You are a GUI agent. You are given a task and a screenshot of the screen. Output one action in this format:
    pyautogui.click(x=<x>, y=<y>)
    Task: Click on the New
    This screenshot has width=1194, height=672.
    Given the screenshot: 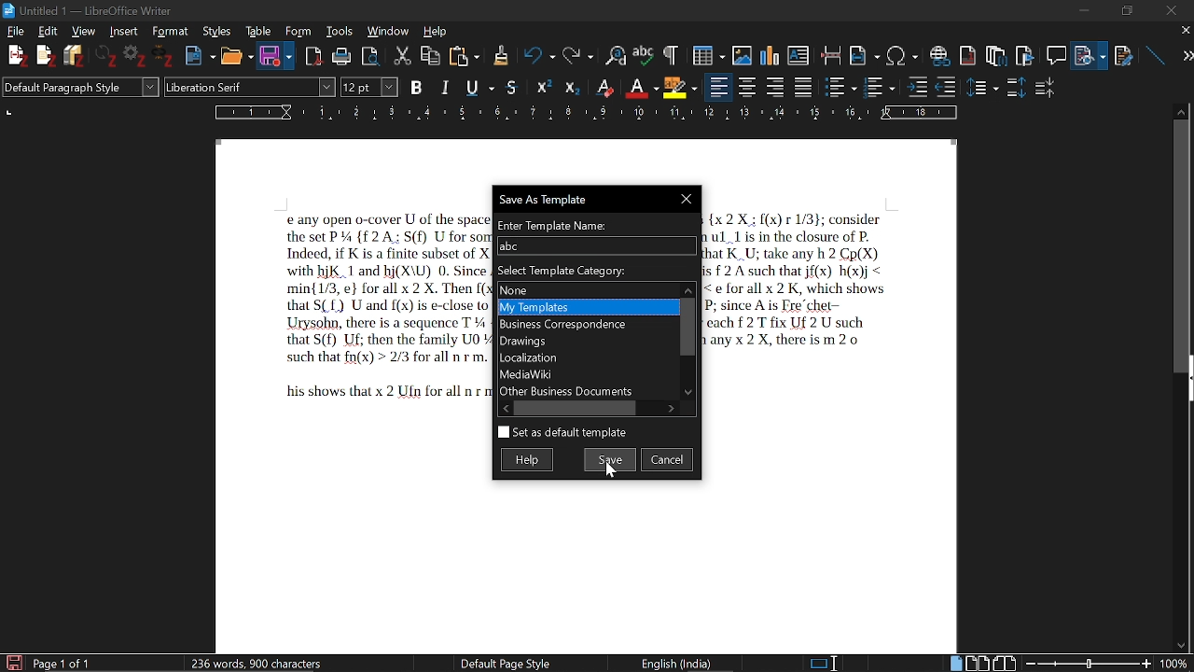 What is the action you would take?
    pyautogui.click(x=200, y=54)
    